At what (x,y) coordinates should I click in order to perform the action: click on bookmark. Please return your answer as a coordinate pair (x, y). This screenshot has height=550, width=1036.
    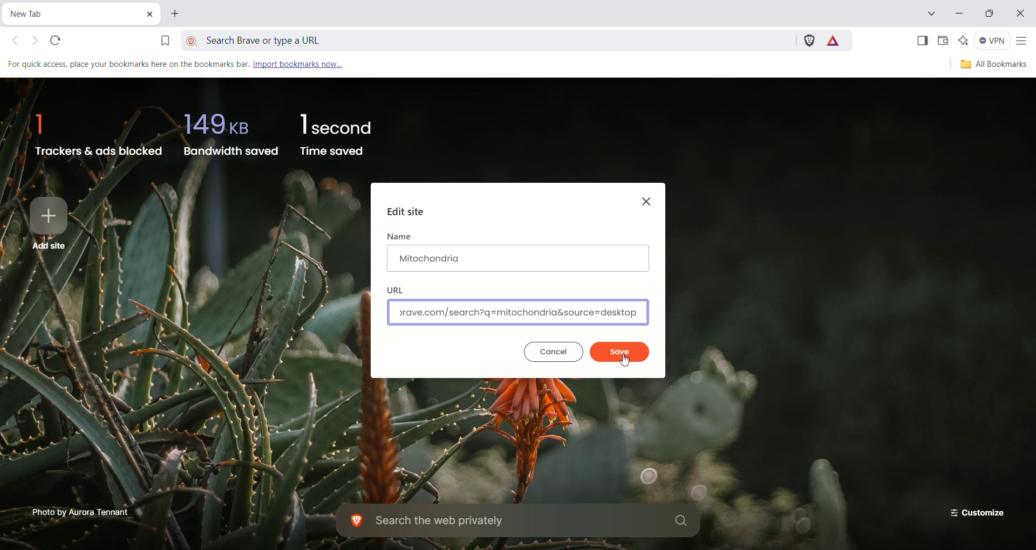
    Looking at the image, I should click on (165, 38).